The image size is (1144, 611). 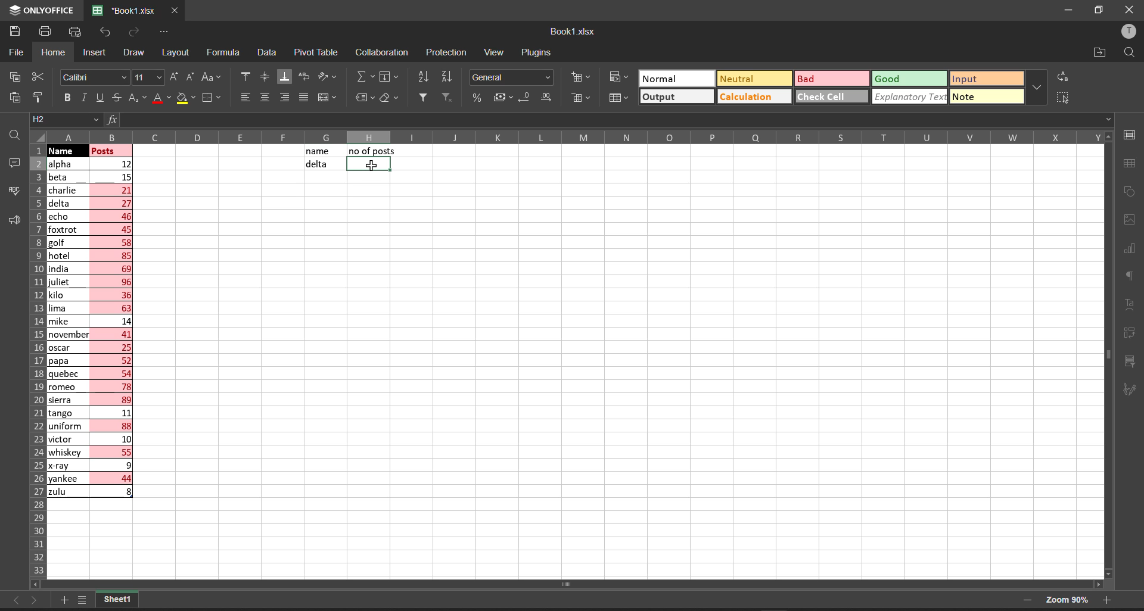 What do you see at coordinates (667, 78) in the screenshot?
I see `Normal` at bounding box center [667, 78].